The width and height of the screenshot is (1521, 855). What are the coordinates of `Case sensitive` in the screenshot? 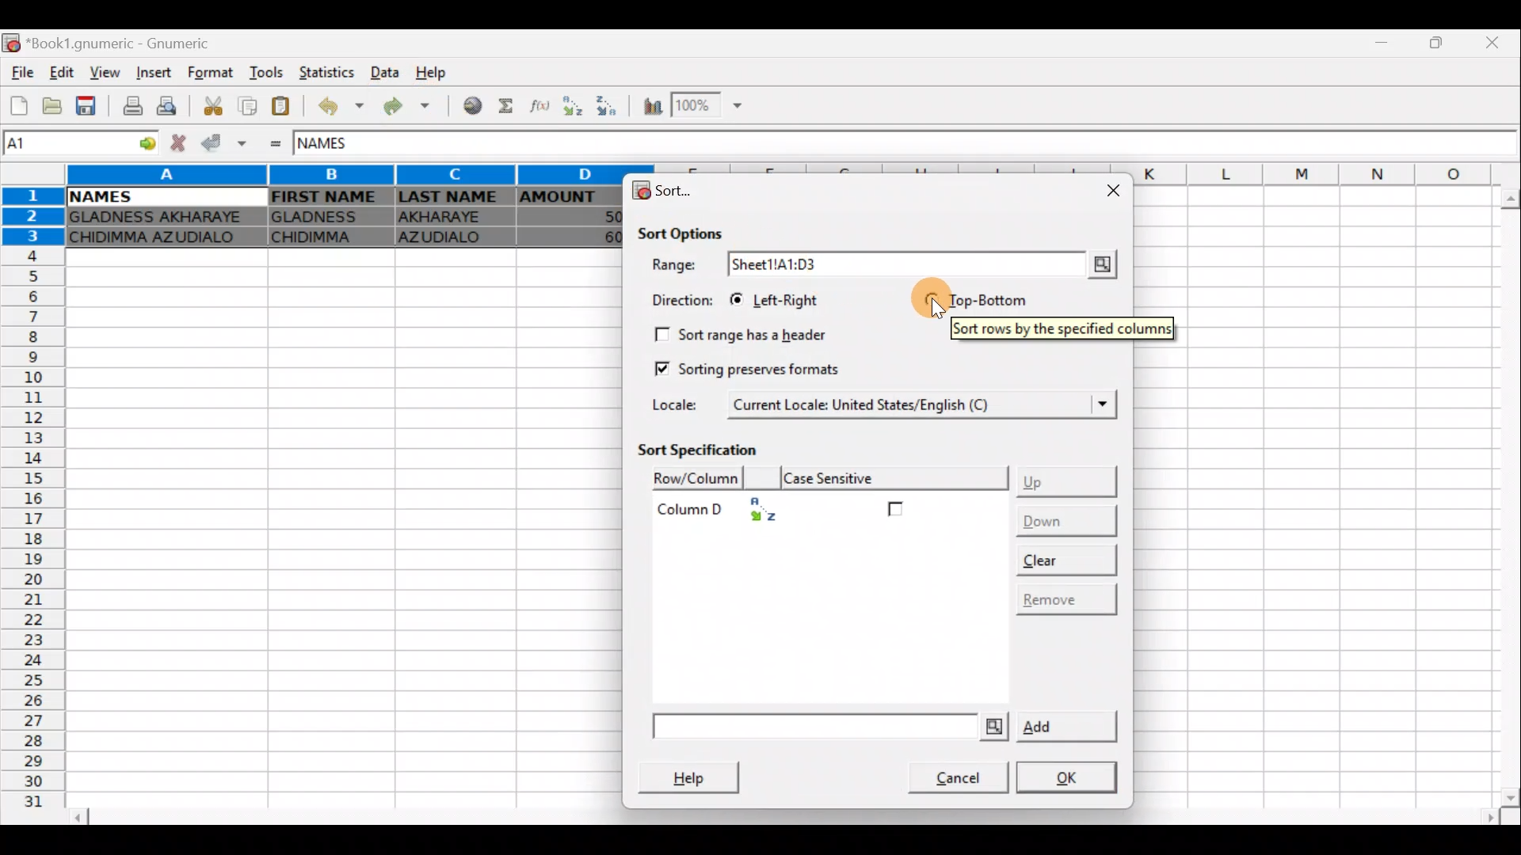 It's located at (895, 477).